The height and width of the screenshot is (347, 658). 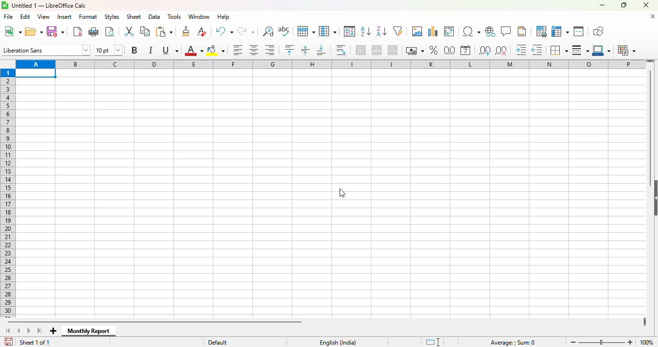 What do you see at coordinates (289, 49) in the screenshot?
I see `align top` at bounding box center [289, 49].